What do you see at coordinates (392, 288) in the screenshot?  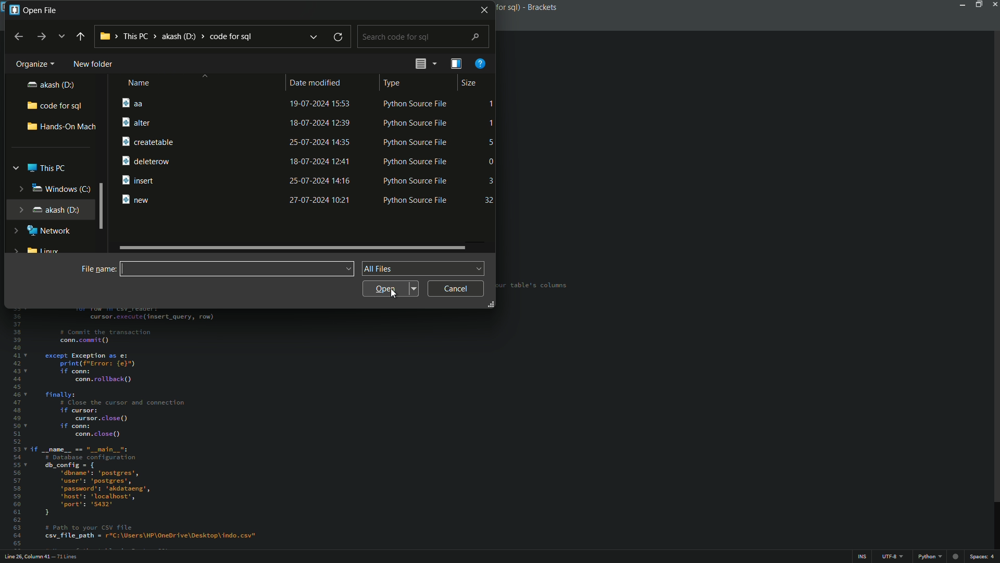 I see `open` at bounding box center [392, 288].